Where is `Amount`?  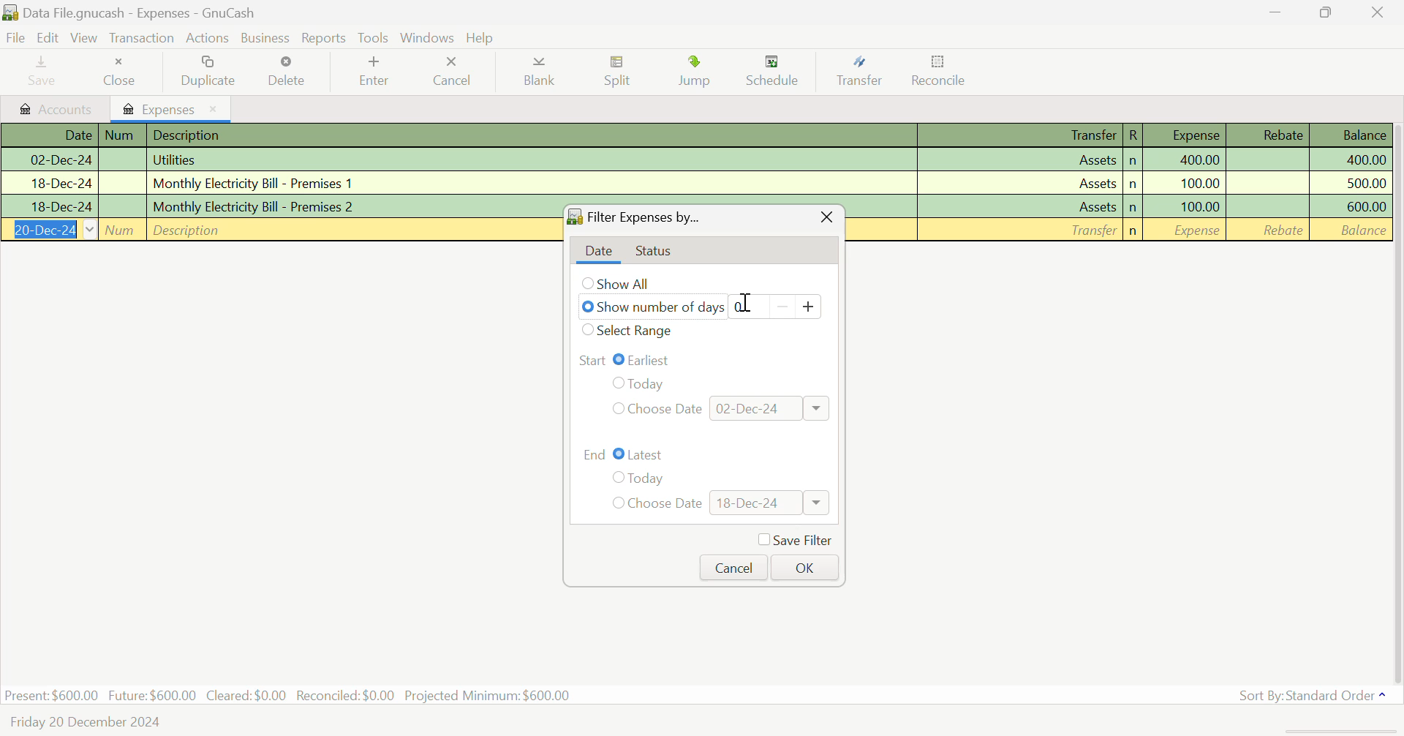 Amount is located at coordinates (1350, 184).